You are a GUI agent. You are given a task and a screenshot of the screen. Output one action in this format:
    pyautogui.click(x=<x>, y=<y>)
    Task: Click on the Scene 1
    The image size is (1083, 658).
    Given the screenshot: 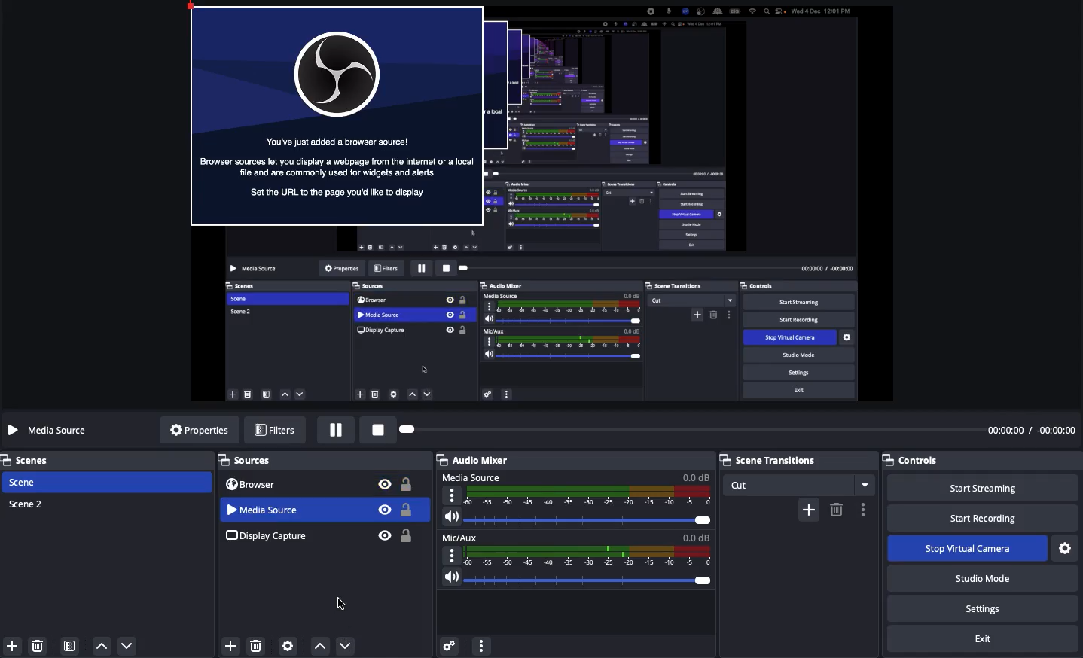 What is the action you would take?
    pyautogui.click(x=23, y=483)
    